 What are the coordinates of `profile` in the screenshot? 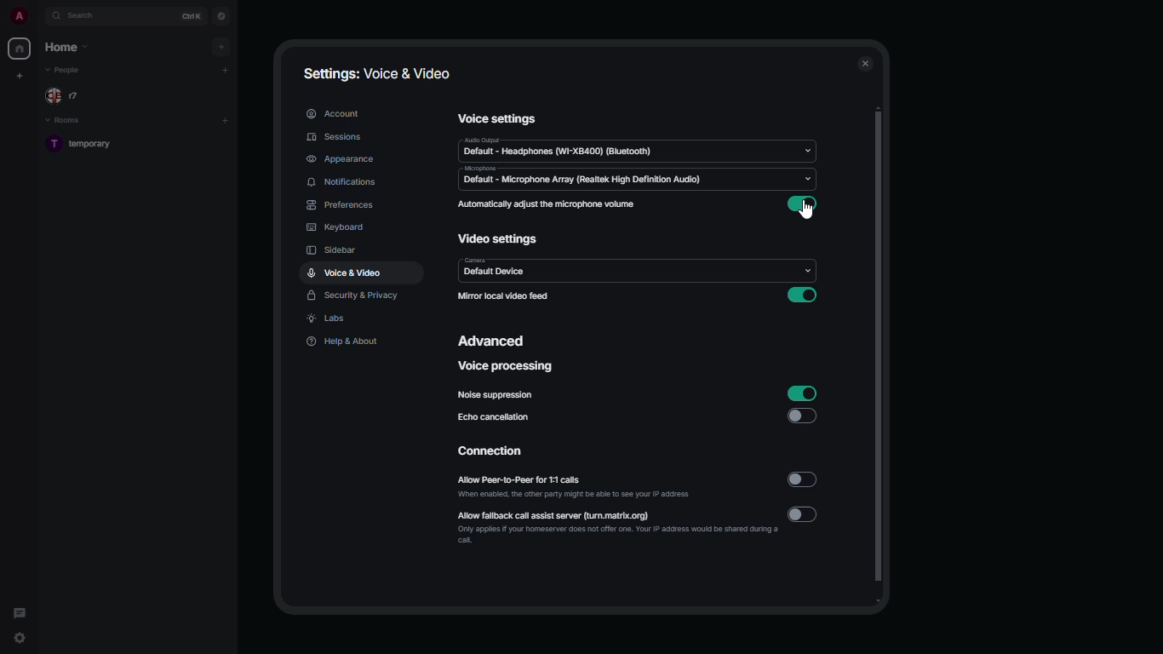 It's located at (18, 15).